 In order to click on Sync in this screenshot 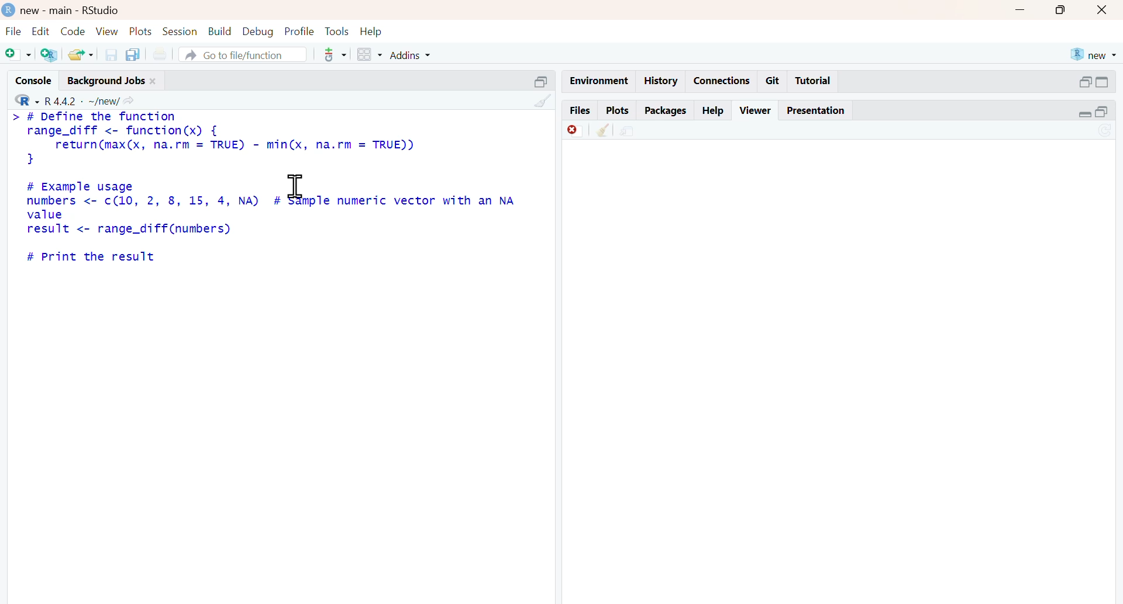, I will do `click(1105, 131)`.